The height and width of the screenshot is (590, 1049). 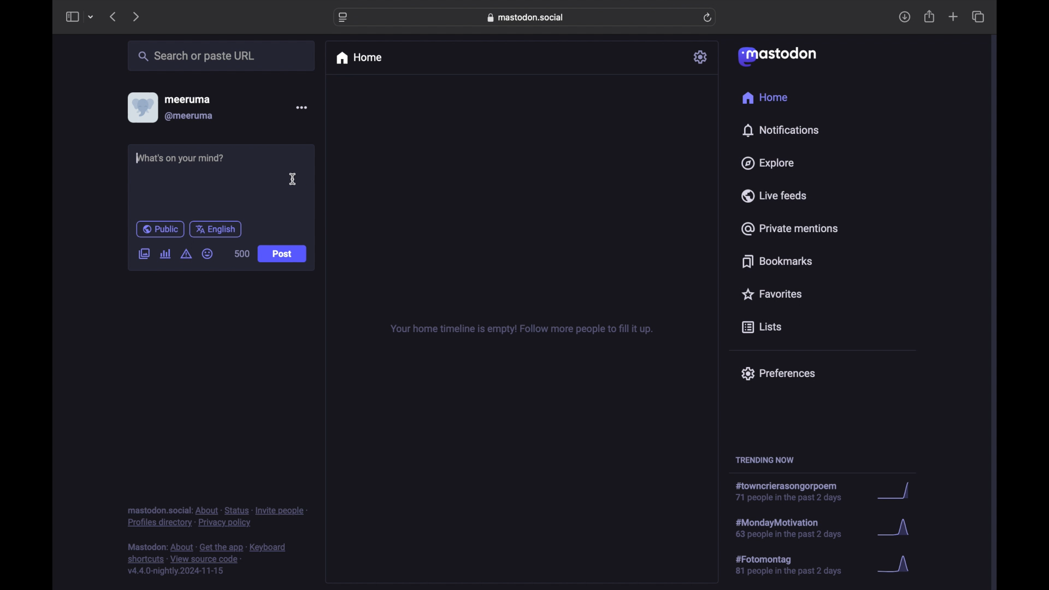 What do you see at coordinates (708, 17) in the screenshot?
I see `refresh` at bounding box center [708, 17].